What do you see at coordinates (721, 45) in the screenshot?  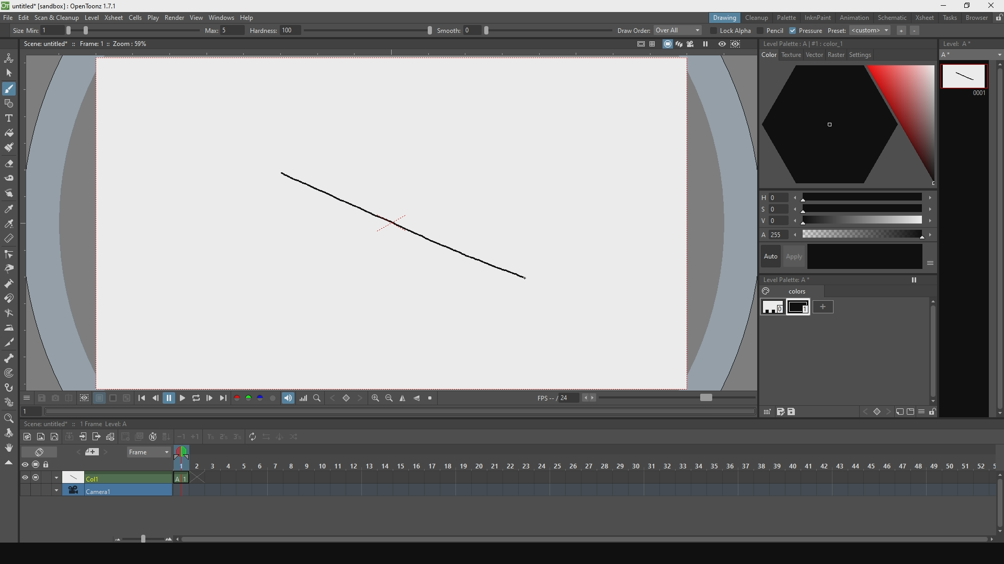 I see `preview` at bounding box center [721, 45].